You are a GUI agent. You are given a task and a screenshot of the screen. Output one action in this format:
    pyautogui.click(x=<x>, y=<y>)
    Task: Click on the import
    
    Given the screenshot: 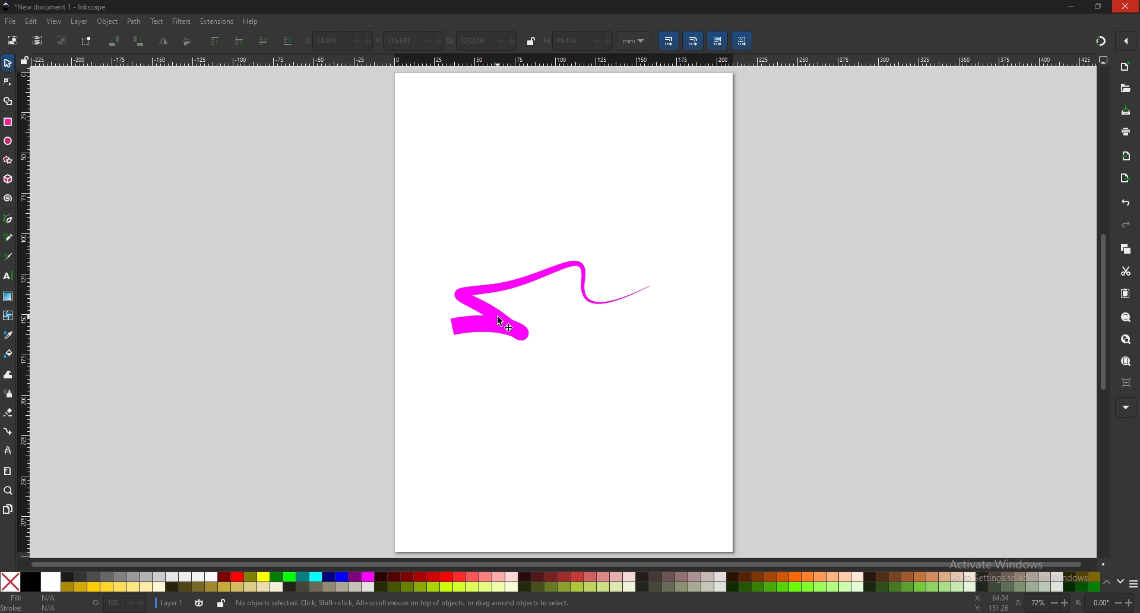 What is the action you would take?
    pyautogui.click(x=1126, y=157)
    